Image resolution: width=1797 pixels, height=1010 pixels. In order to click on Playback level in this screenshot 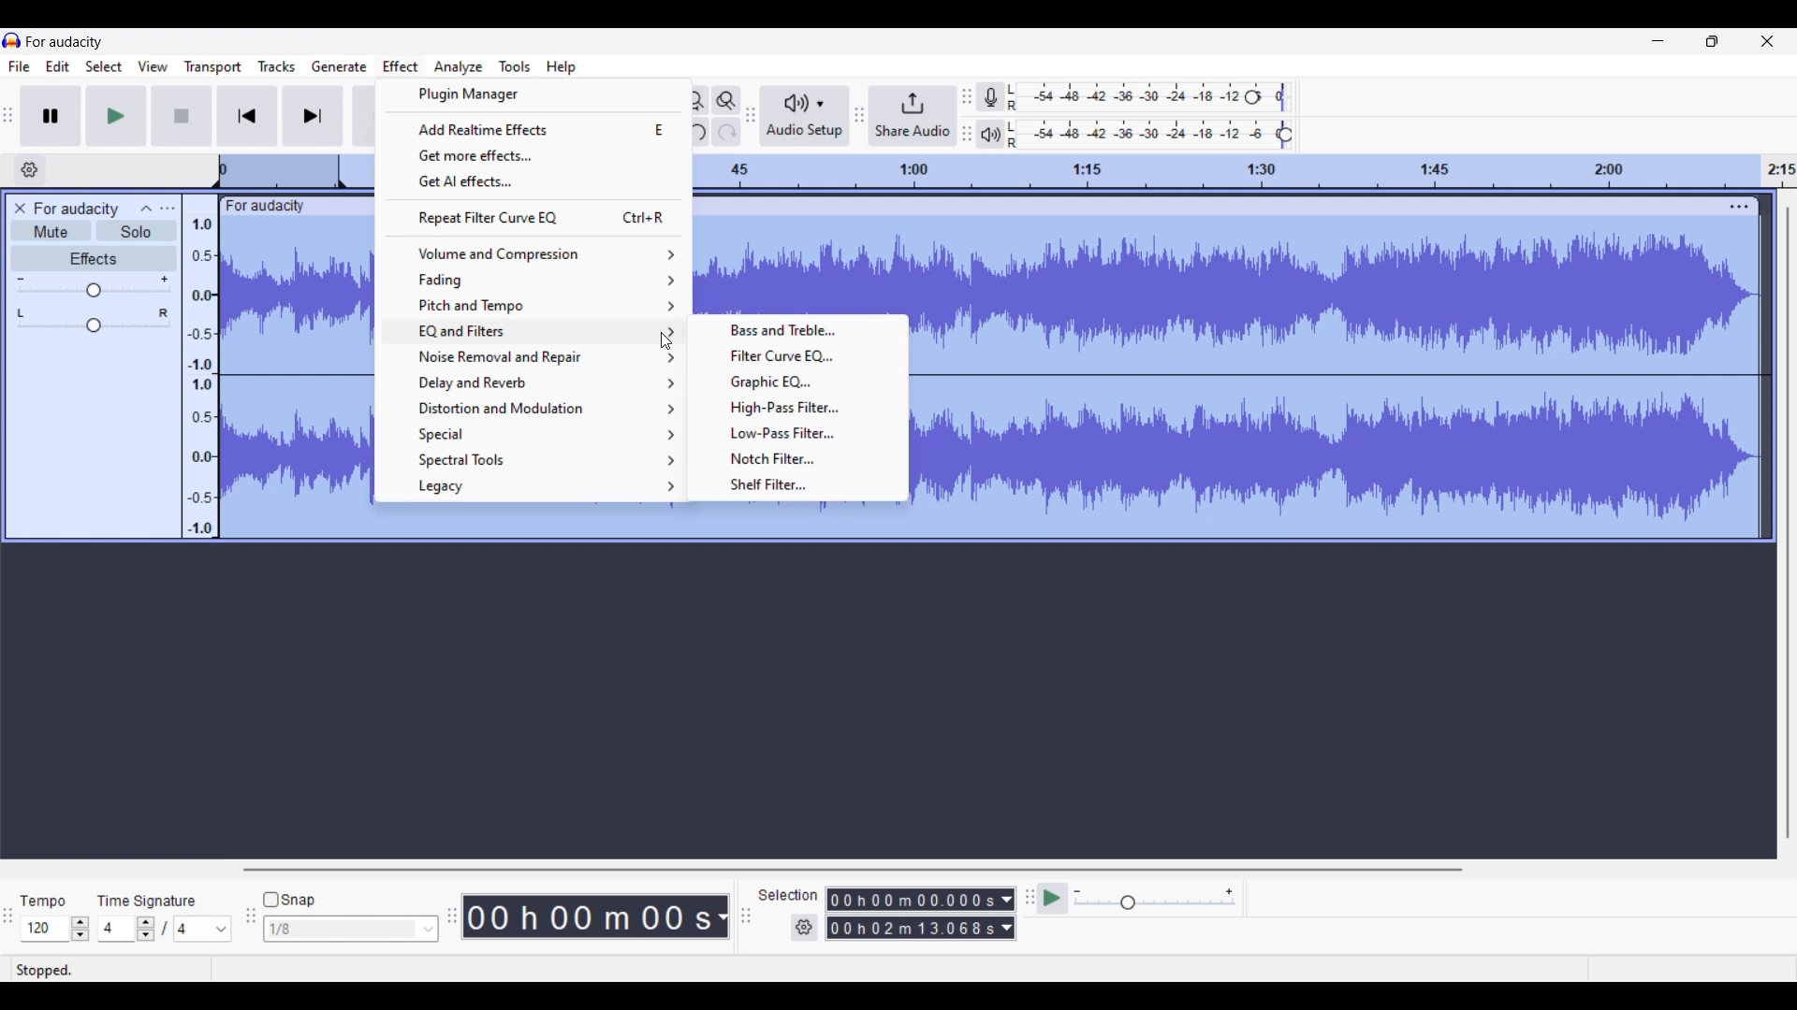, I will do `click(1147, 135)`.